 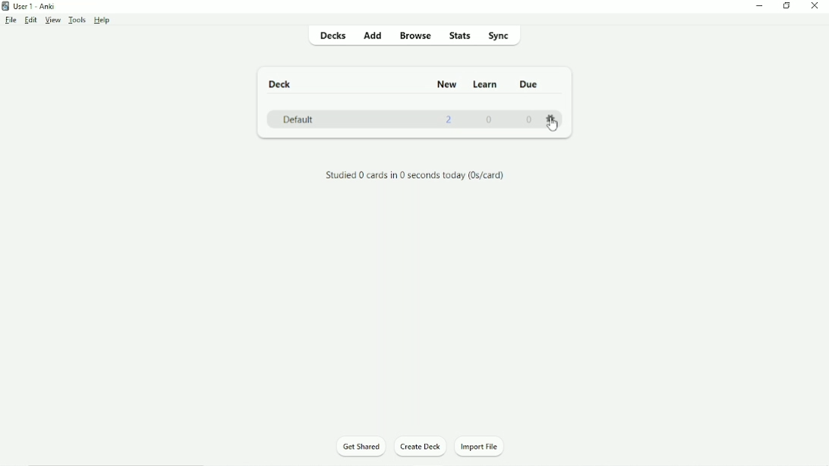 What do you see at coordinates (77, 20) in the screenshot?
I see `Tools` at bounding box center [77, 20].